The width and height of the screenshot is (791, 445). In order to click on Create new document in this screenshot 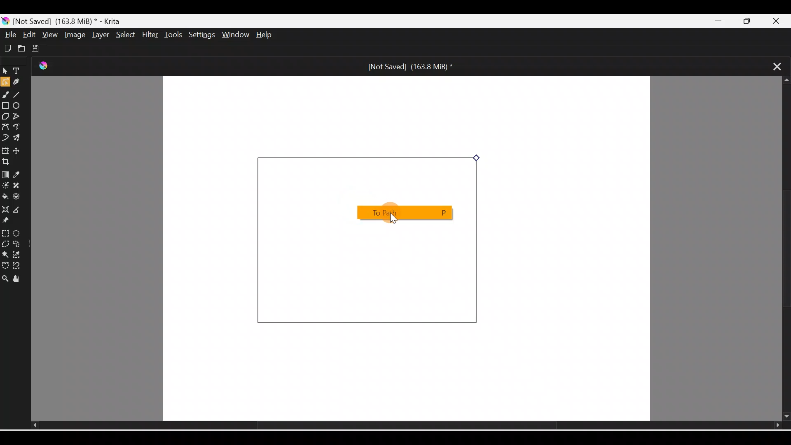, I will do `click(7, 47)`.